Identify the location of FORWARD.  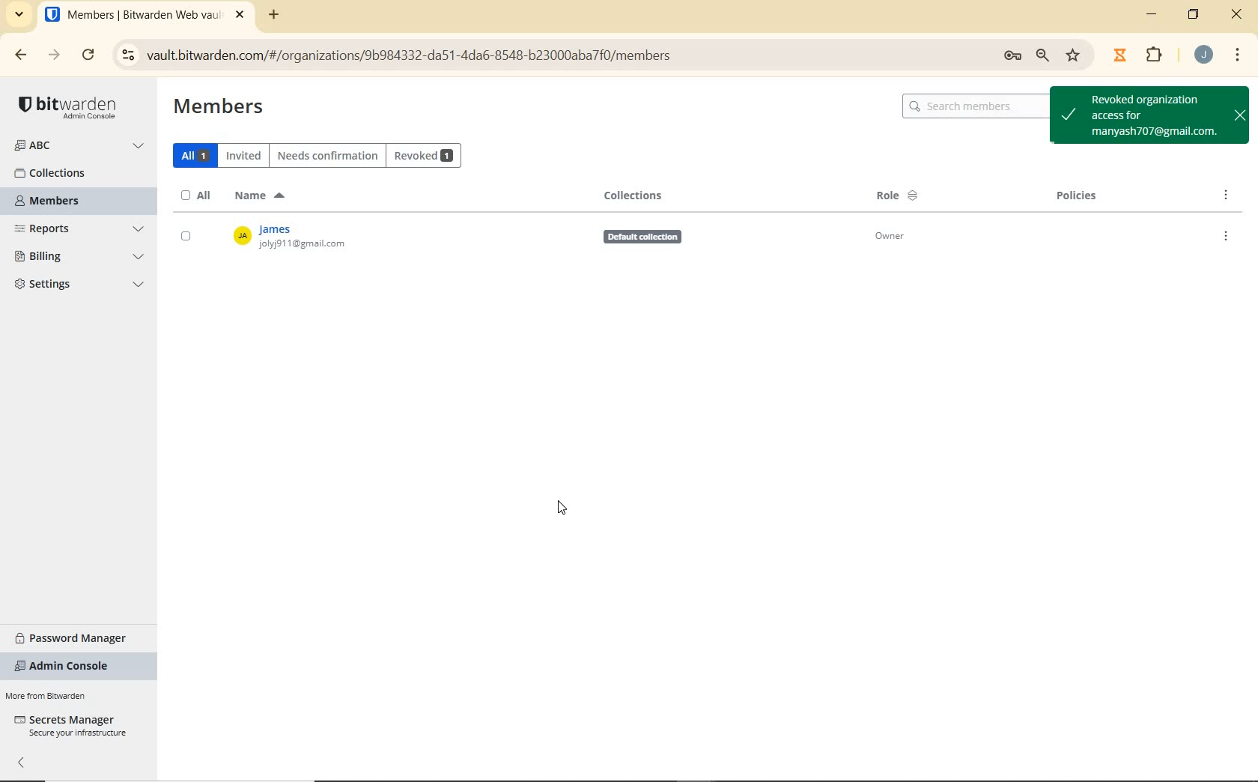
(52, 55).